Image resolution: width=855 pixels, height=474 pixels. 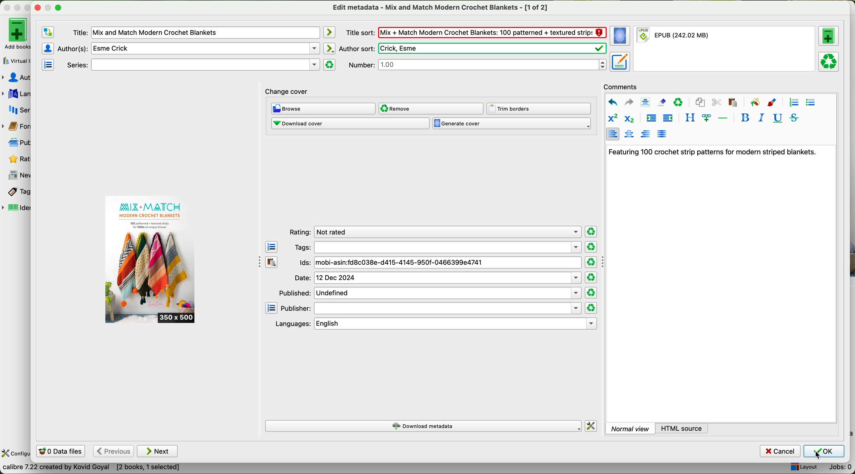 What do you see at coordinates (793, 117) in the screenshot?
I see `strikeout` at bounding box center [793, 117].